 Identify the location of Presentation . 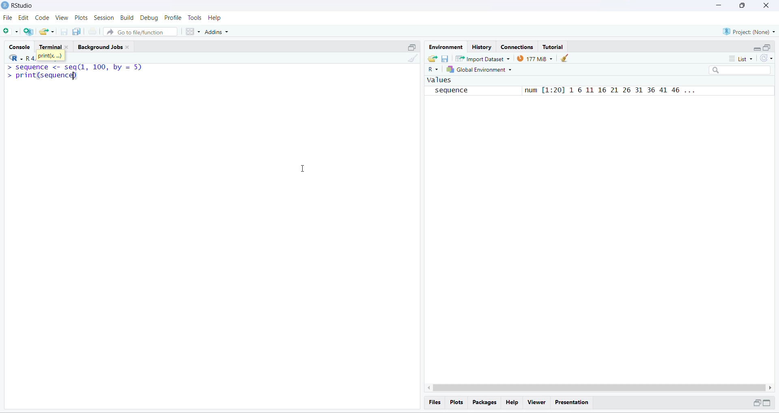
(572, 403).